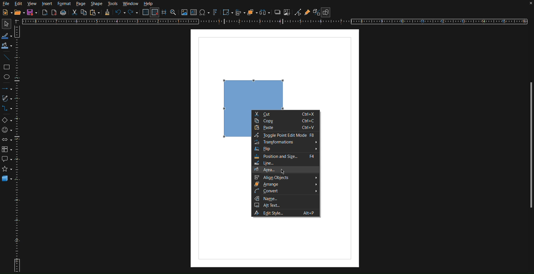  What do you see at coordinates (286, 213) in the screenshot?
I see `Edit Style` at bounding box center [286, 213].